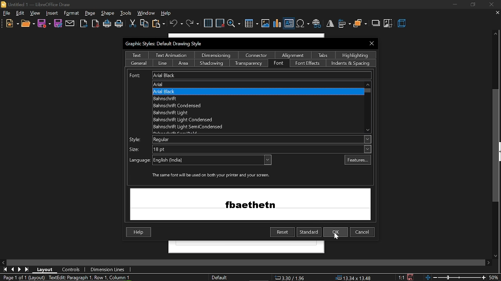 The image size is (501, 281). Describe the element at coordinates (45, 270) in the screenshot. I see `layout` at that location.